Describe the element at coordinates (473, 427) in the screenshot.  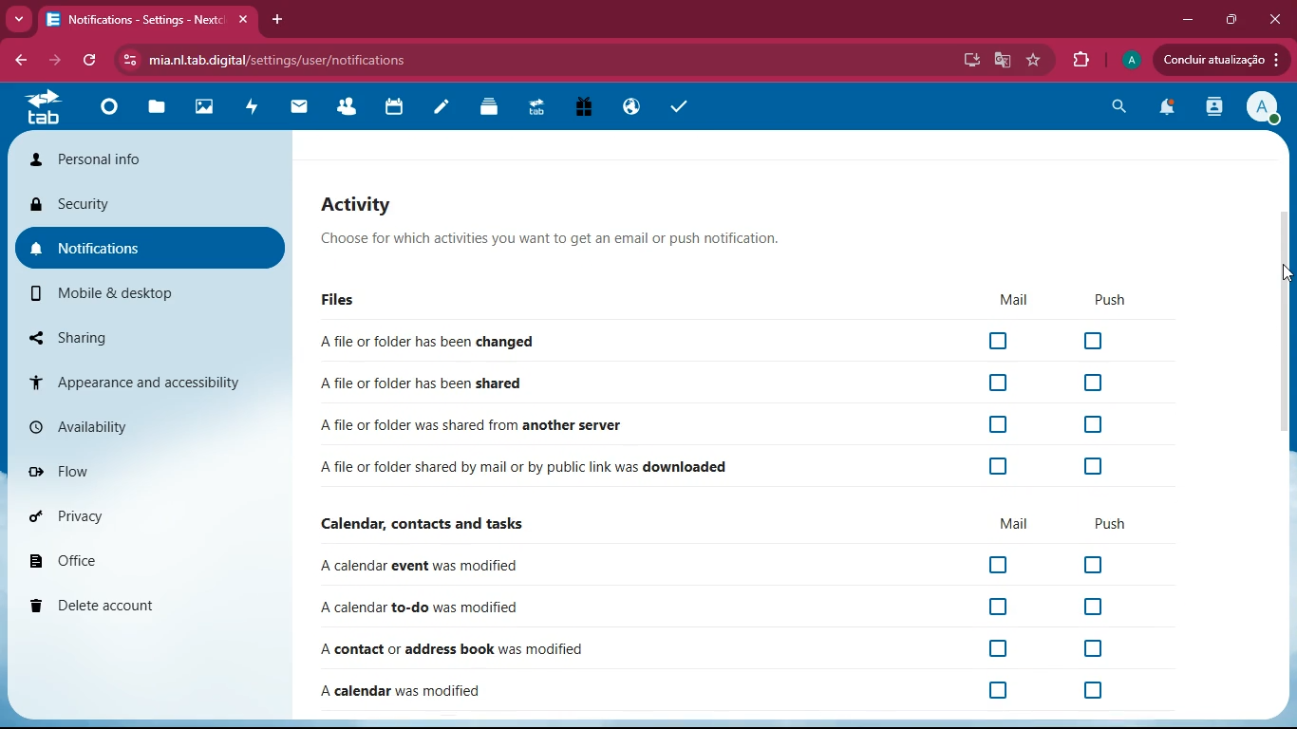
I see `A file or folder was shared from another server` at that location.